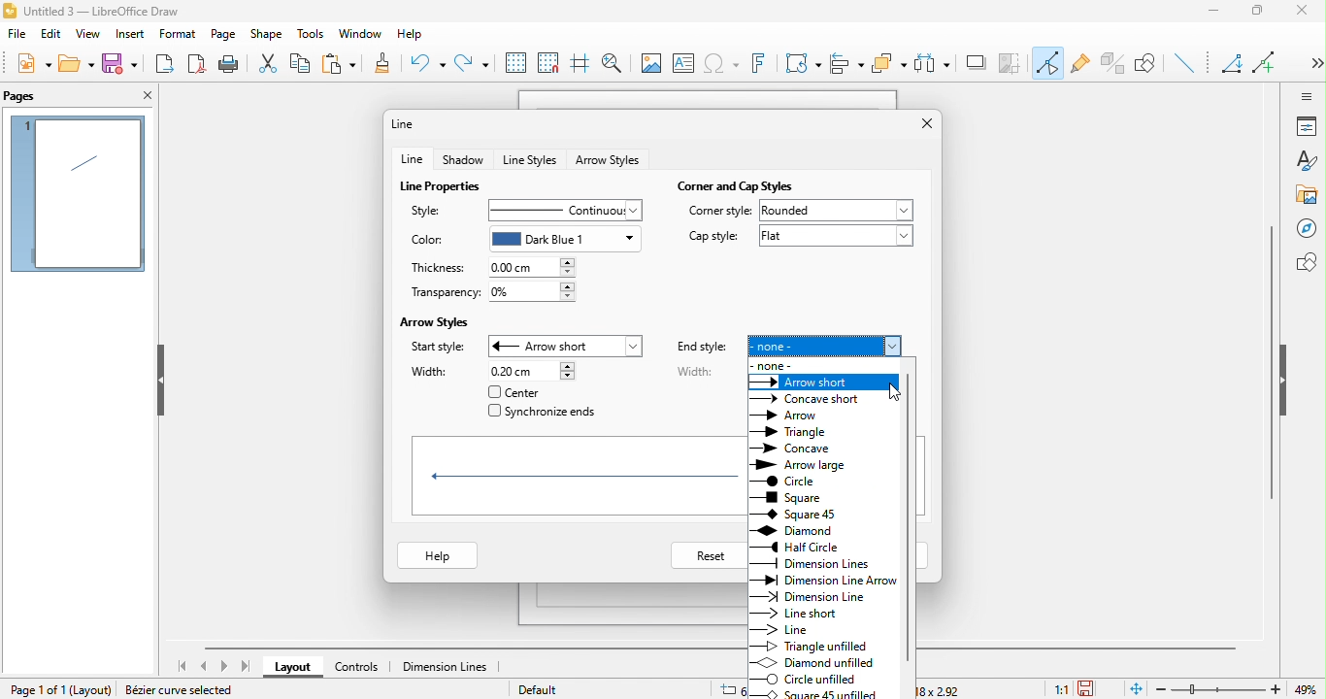 The image size is (1326, 699). Describe the element at coordinates (431, 209) in the screenshot. I see `style` at that location.